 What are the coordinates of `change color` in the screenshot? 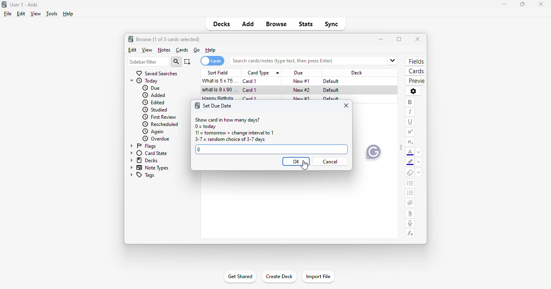 It's located at (420, 152).